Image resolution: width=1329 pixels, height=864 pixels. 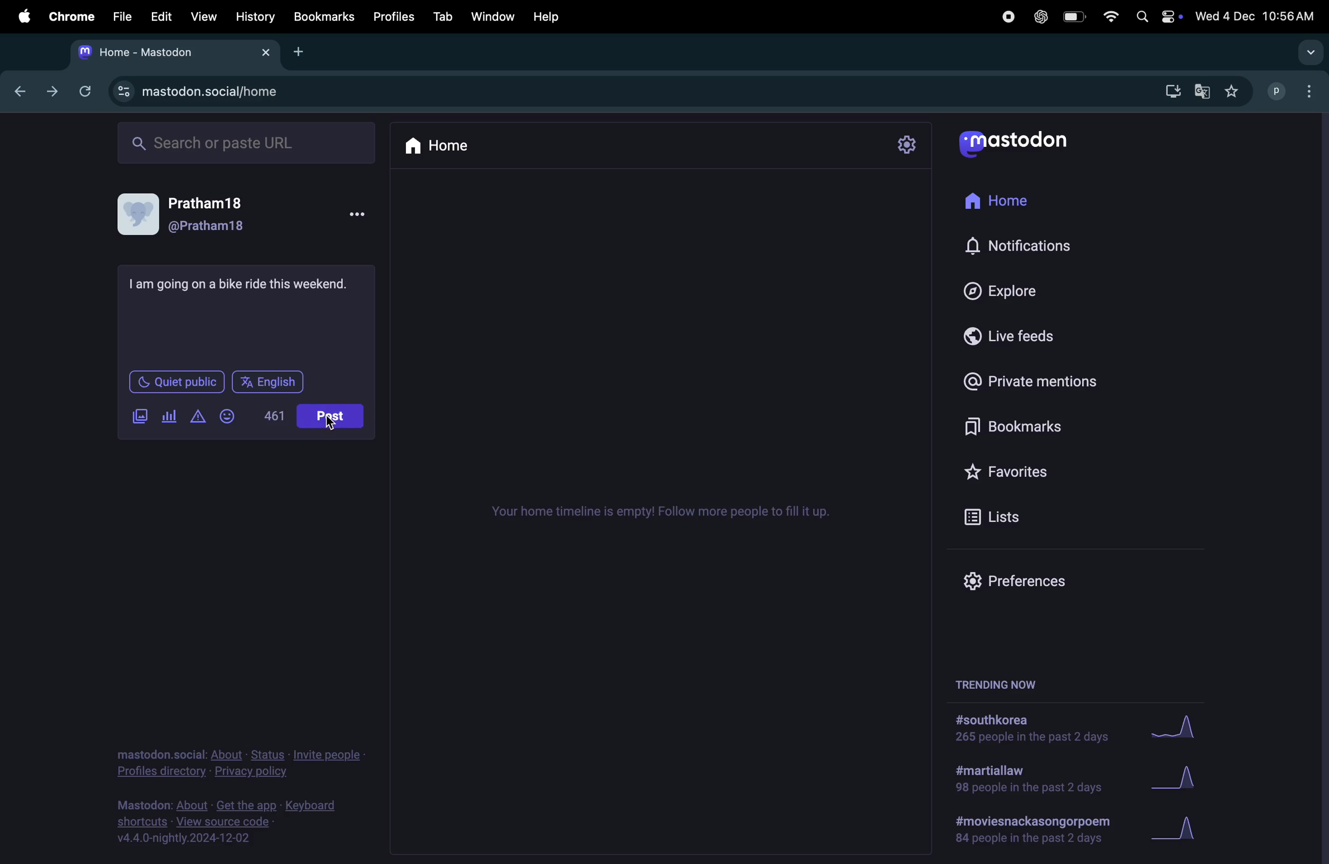 What do you see at coordinates (1025, 580) in the screenshot?
I see `Prefrences` at bounding box center [1025, 580].